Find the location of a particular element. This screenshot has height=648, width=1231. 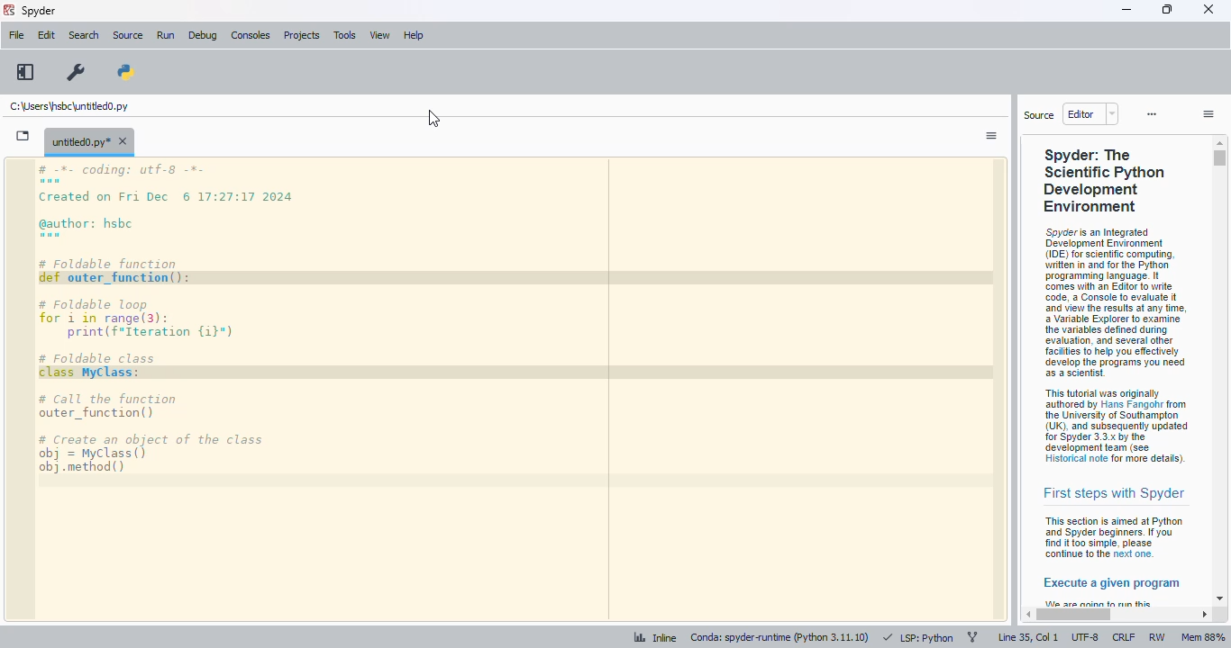

spyder is located at coordinates (39, 11).